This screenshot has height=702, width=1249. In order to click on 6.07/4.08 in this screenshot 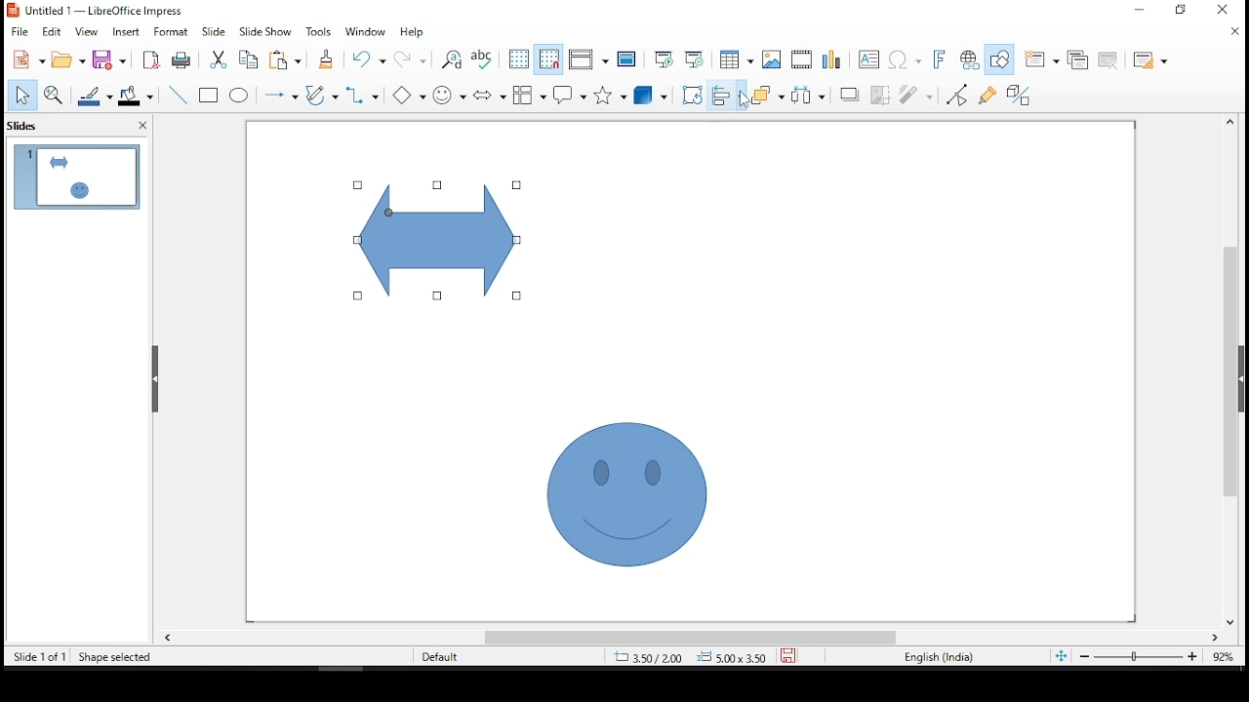, I will do `click(649, 657)`.